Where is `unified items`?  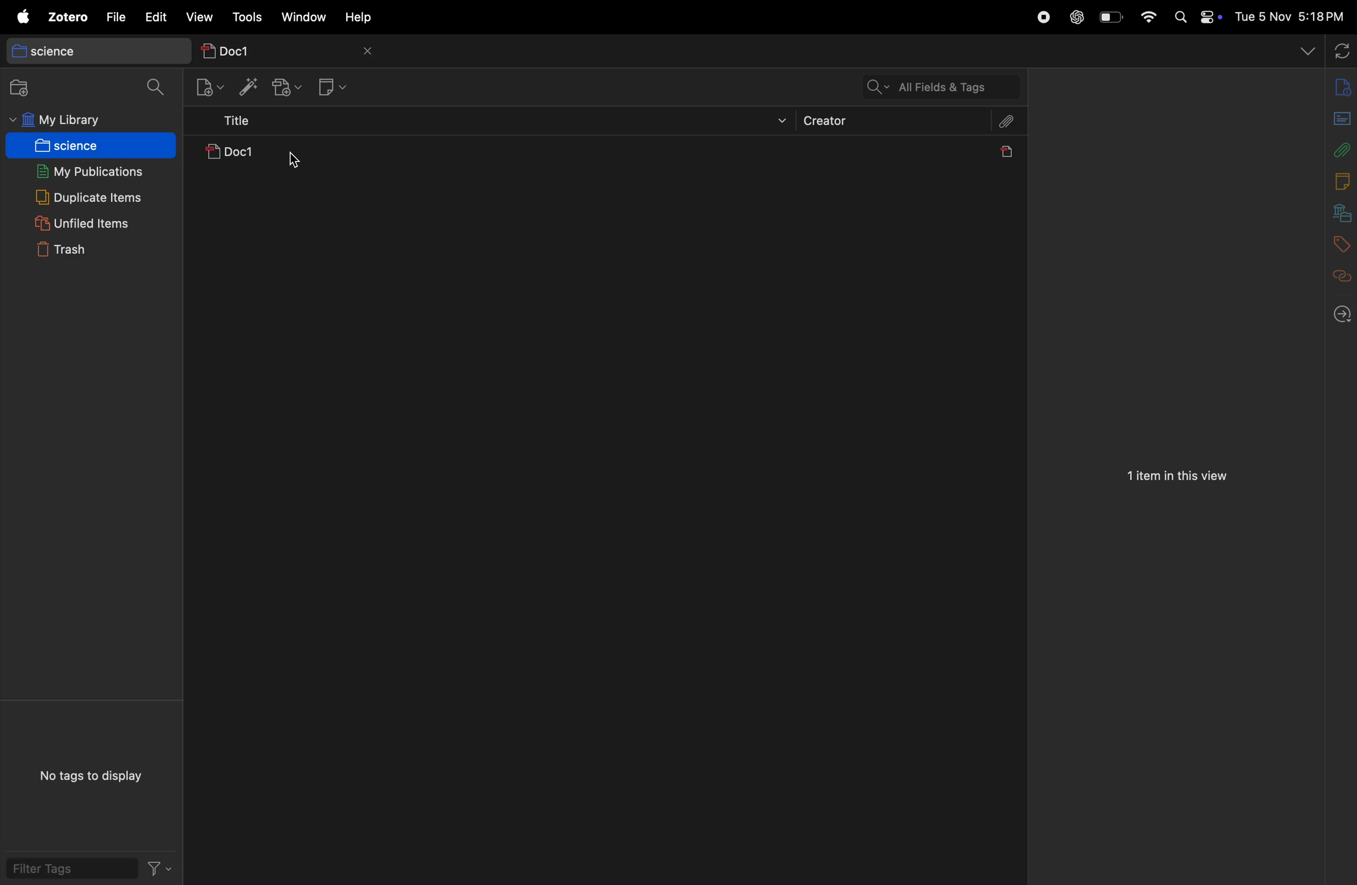 unified items is located at coordinates (85, 221).